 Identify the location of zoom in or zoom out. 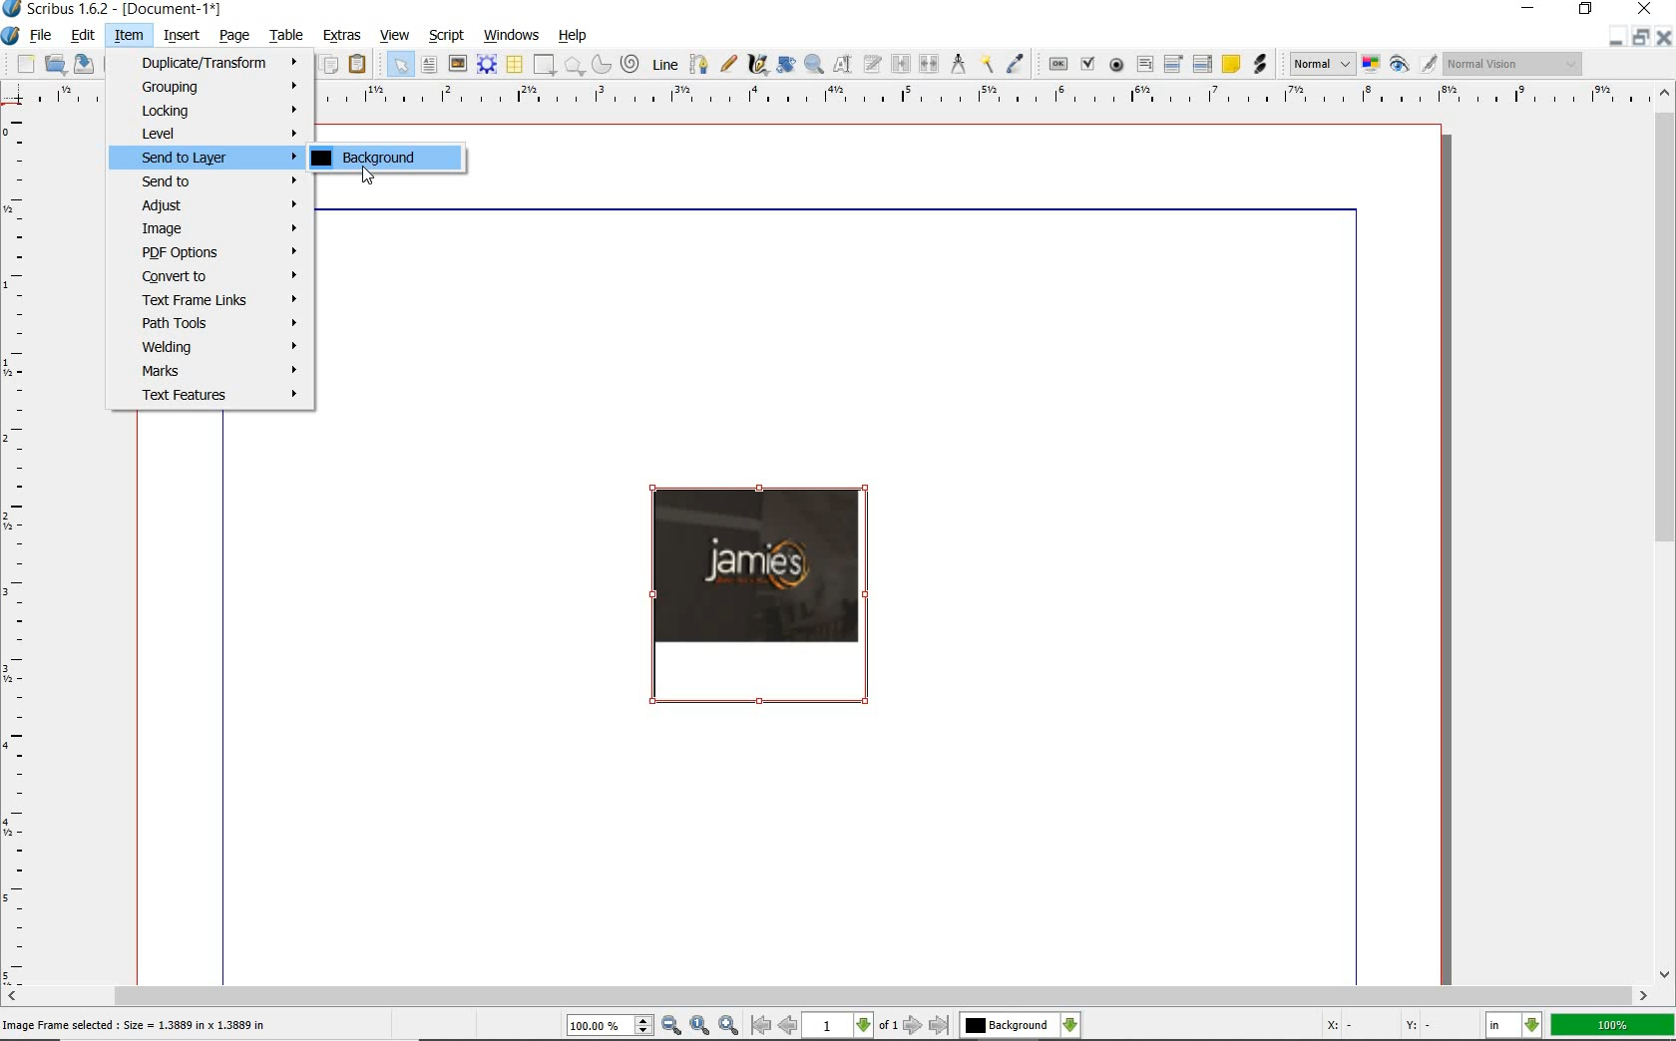
(814, 64).